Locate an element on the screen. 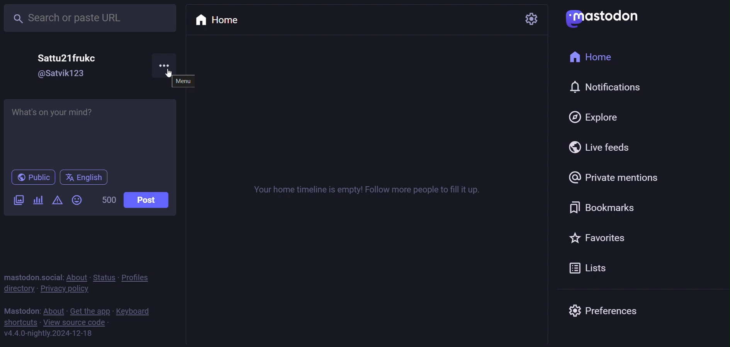 This screenshot has height=347, width=730. view source code is located at coordinates (77, 322).